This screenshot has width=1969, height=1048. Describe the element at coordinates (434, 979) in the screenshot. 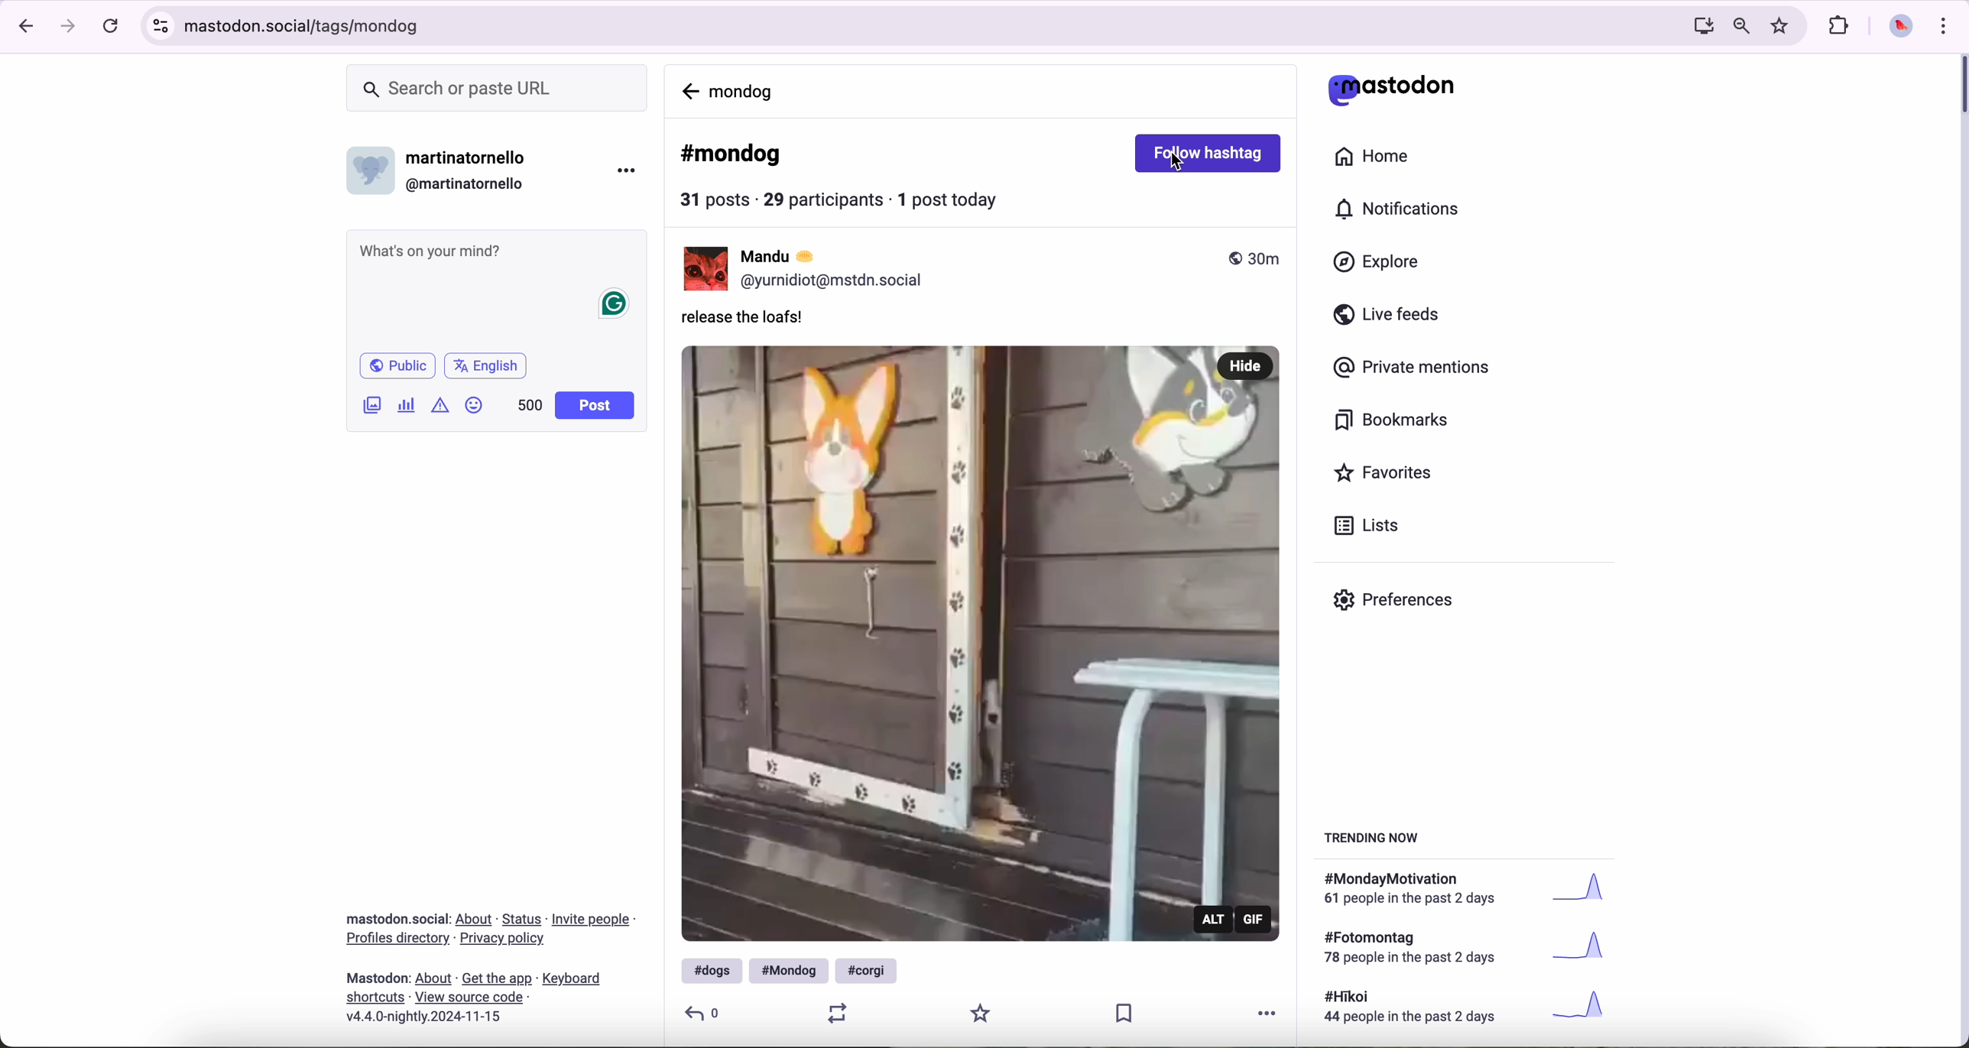

I see `link` at that location.